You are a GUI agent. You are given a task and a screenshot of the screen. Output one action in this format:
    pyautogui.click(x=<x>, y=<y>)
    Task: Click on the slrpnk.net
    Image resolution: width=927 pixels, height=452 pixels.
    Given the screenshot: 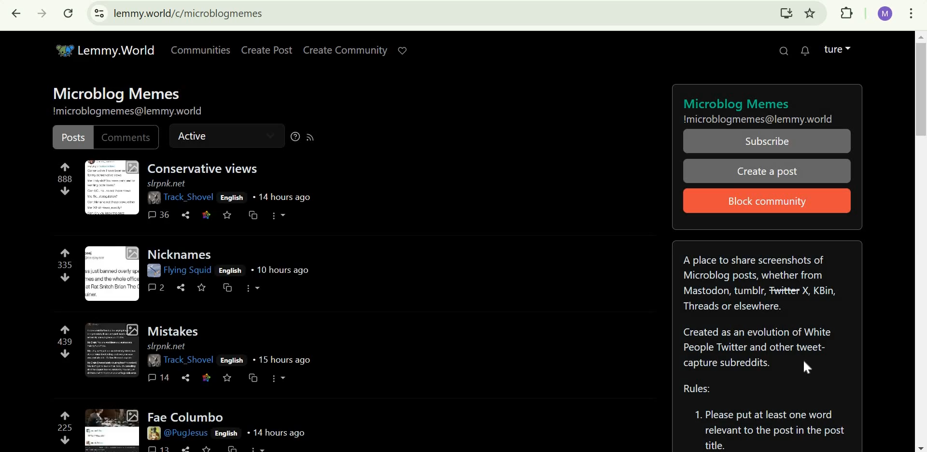 What is the action you would take?
    pyautogui.click(x=167, y=184)
    